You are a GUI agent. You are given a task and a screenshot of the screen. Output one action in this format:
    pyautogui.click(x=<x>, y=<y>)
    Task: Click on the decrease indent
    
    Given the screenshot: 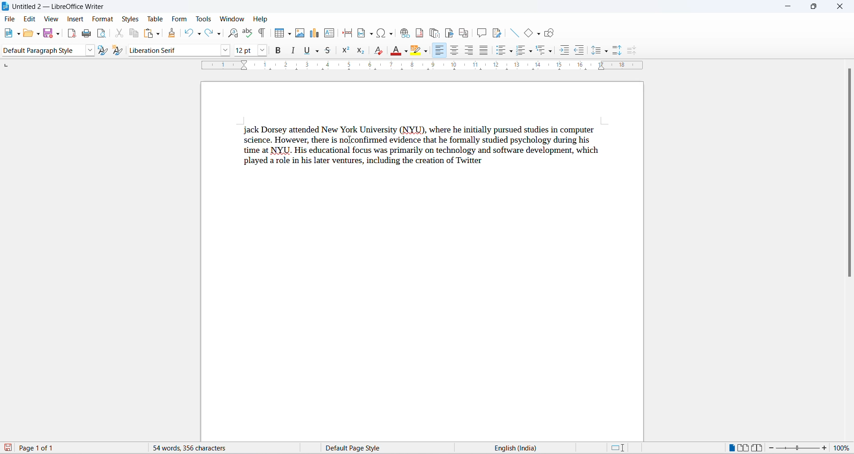 What is the action you would take?
    pyautogui.click(x=580, y=52)
    